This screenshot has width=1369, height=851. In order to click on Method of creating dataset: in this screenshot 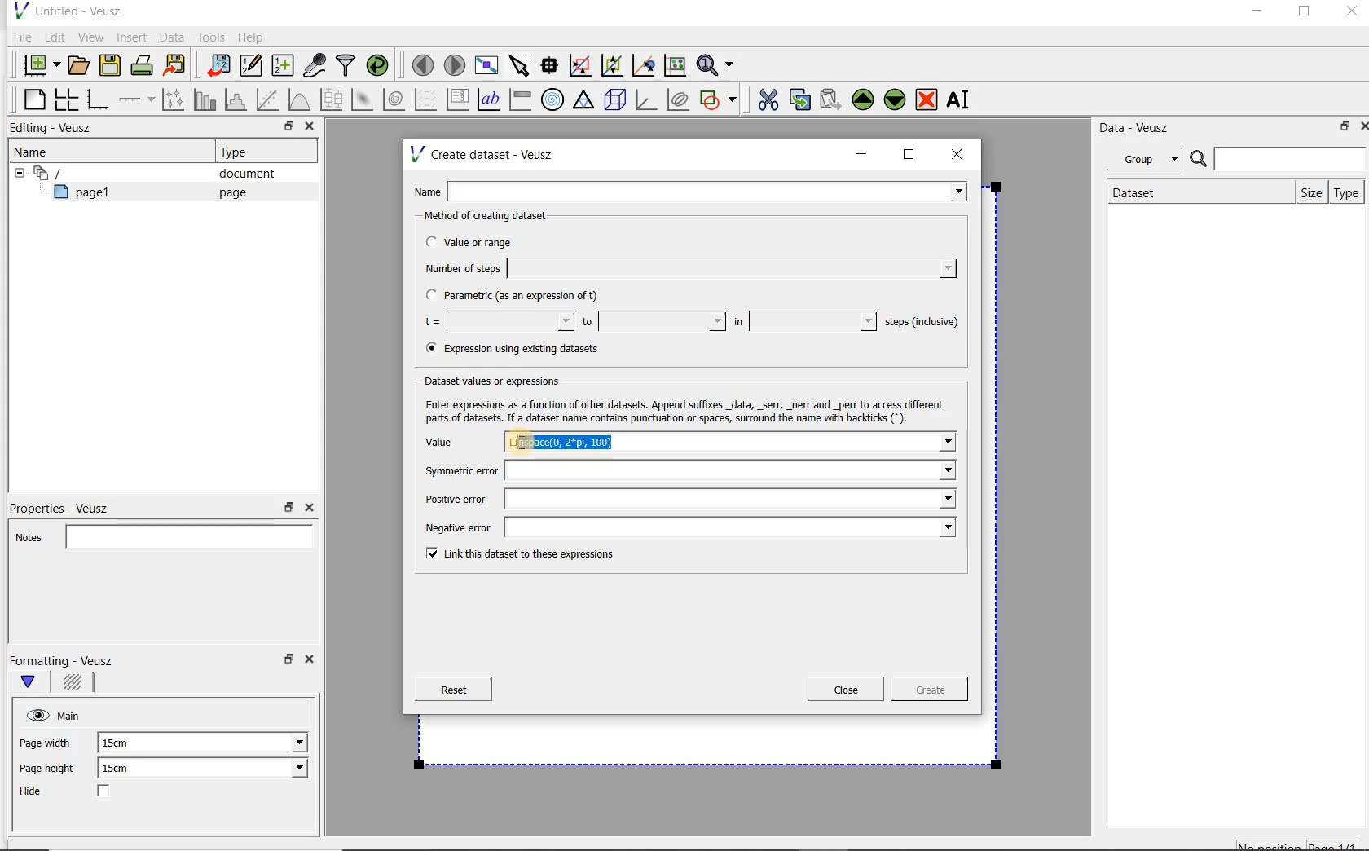, I will do `click(498, 216)`.